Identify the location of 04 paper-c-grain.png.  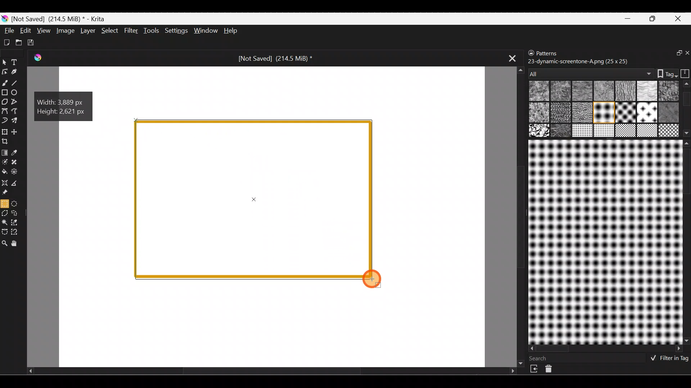
(624, 92).